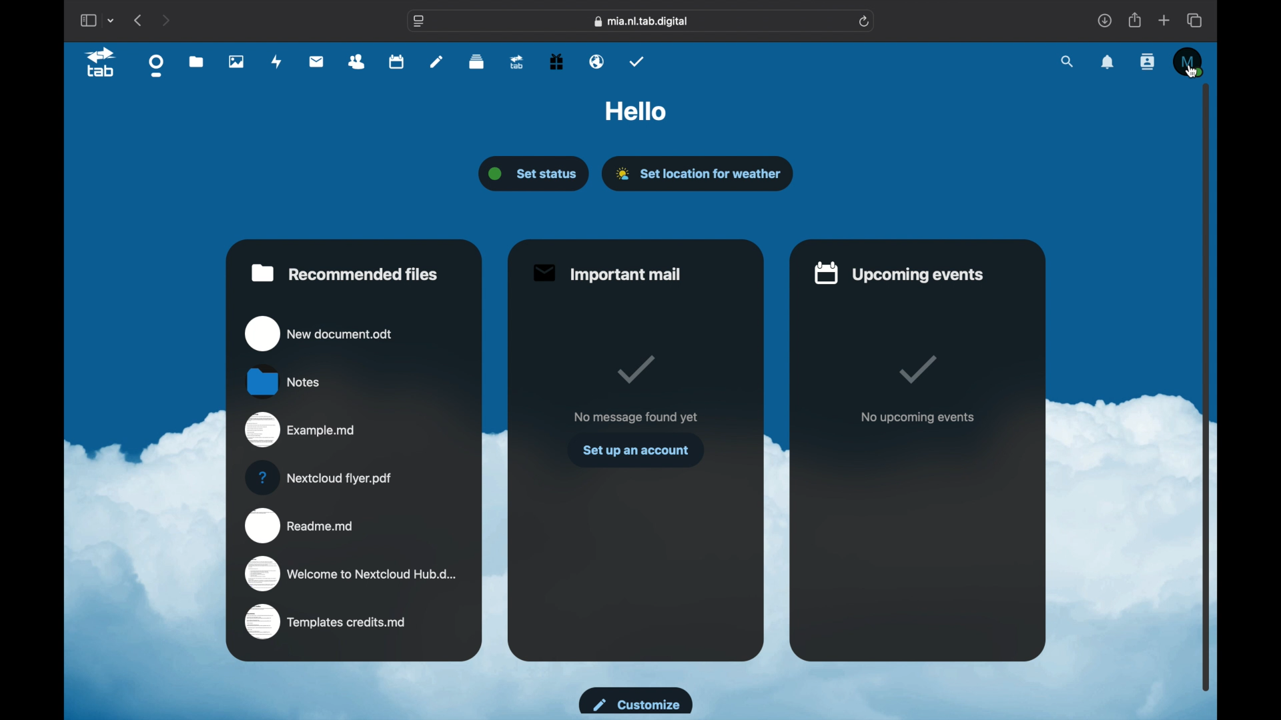 The height and width of the screenshot is (720, 1281). What do you see at coordinates (1068, 62) in the screenshot?
I see `search` at bounding box center [1068, 62].